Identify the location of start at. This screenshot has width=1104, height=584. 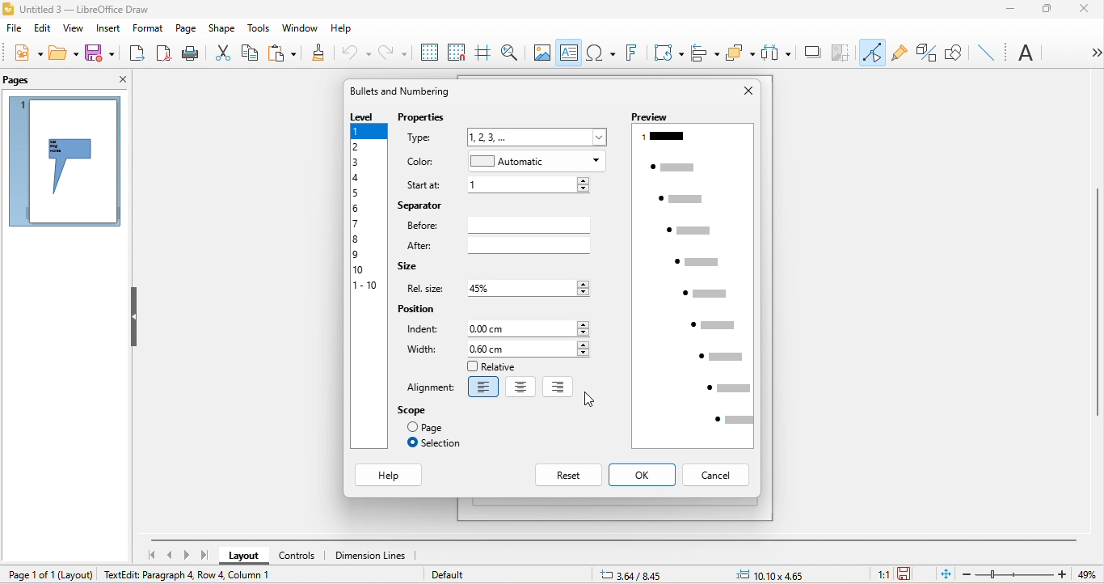
(427, 188).